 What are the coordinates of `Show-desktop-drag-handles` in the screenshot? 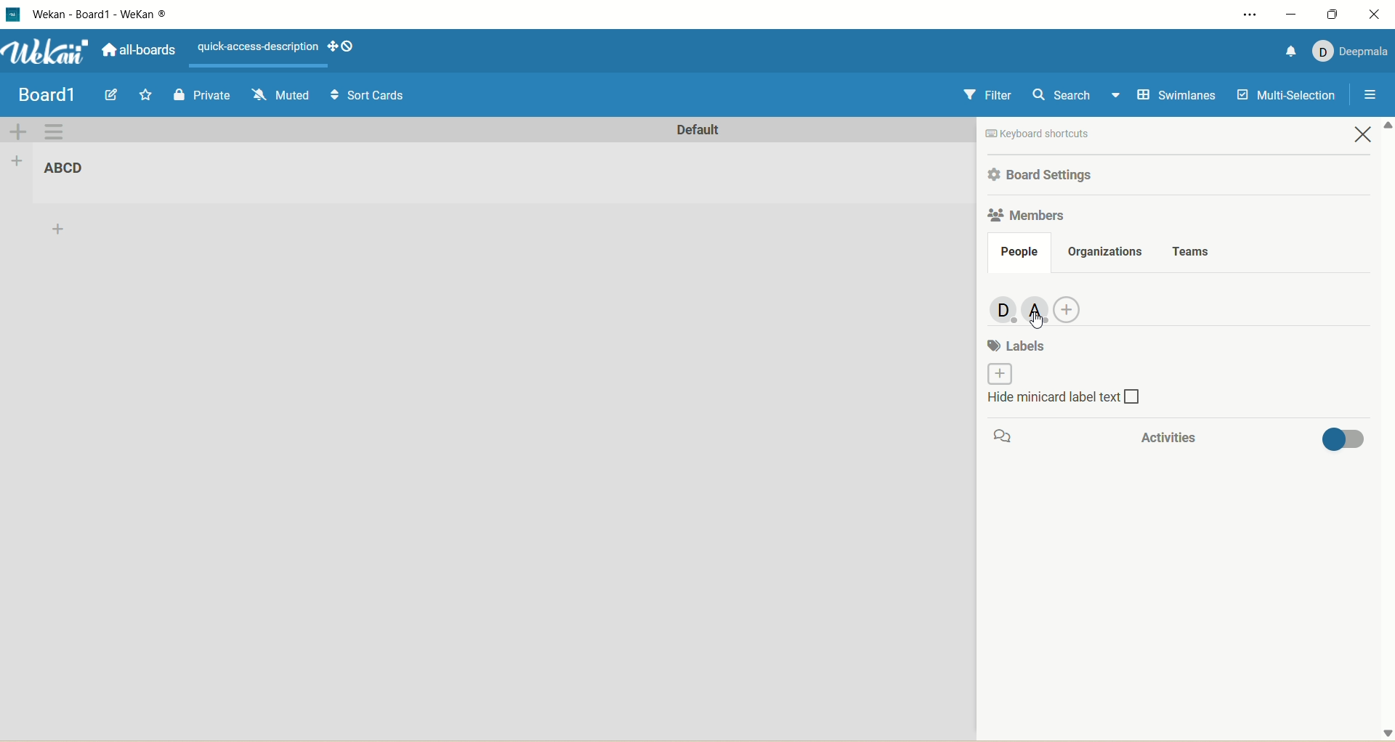 It's located at (350, 46).